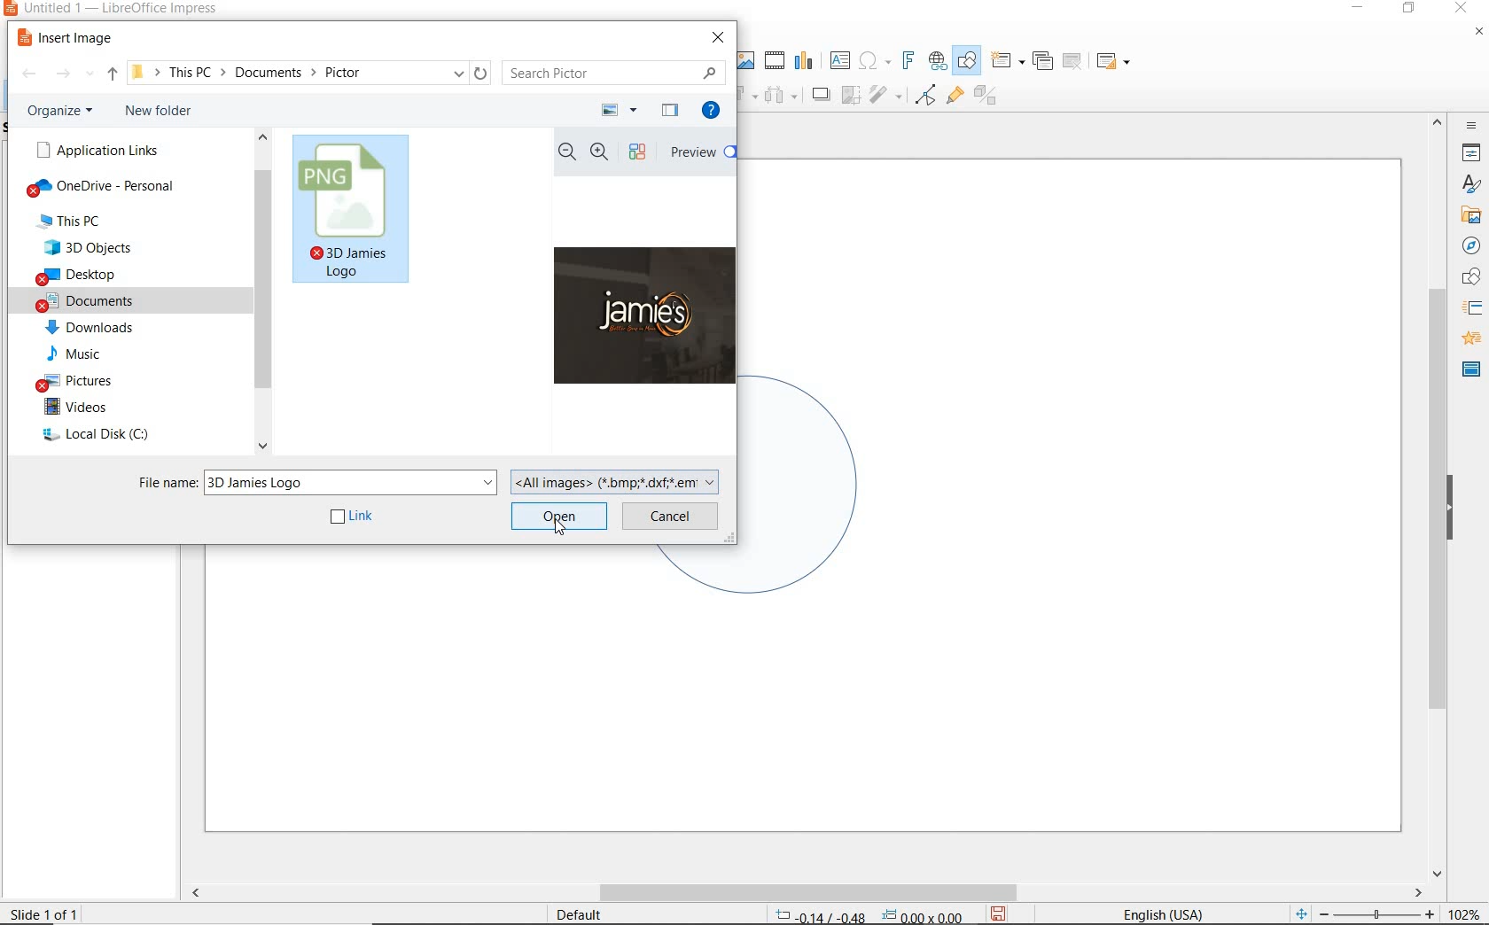 The width and height of the screenshot is (1489, 925). What do you see at coordinates (82, 379) in the screenshot?
I see `pictures` at bounding box center [82, 379].